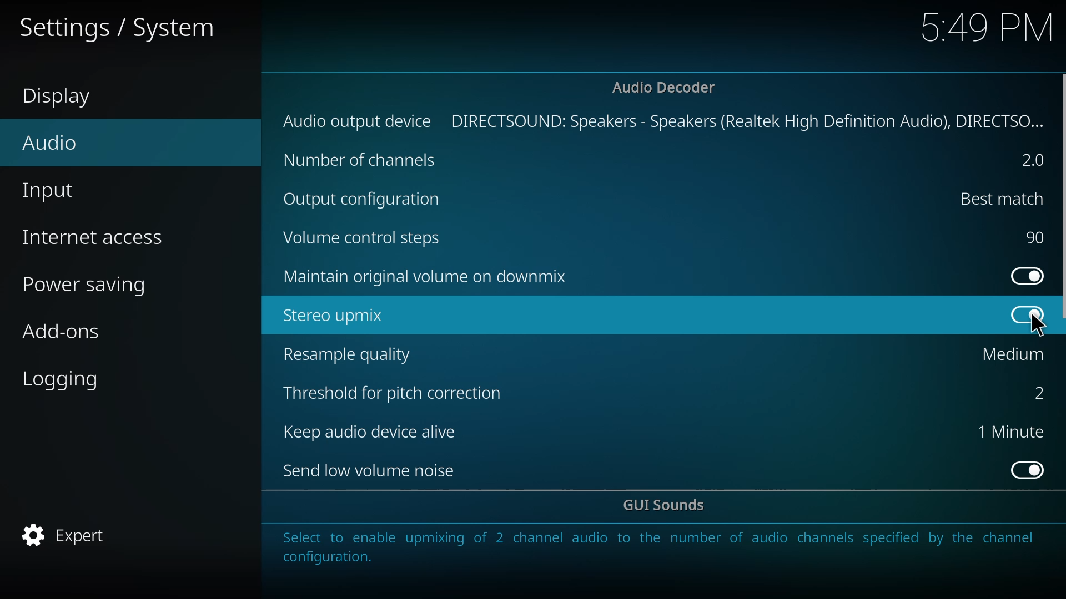  Describe the element at coordinates (430, 276) in the screenshot. I see `maintain original volume` at that location.